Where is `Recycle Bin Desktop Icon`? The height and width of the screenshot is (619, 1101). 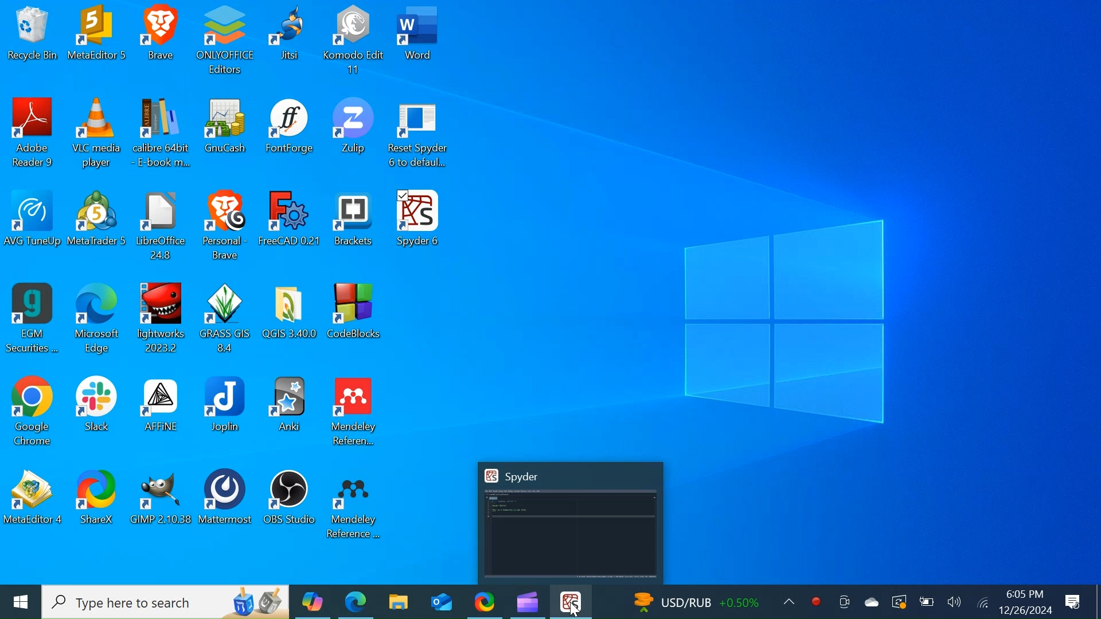 Recycle Bin Desktop Icon is located at coordinates (33, 40).